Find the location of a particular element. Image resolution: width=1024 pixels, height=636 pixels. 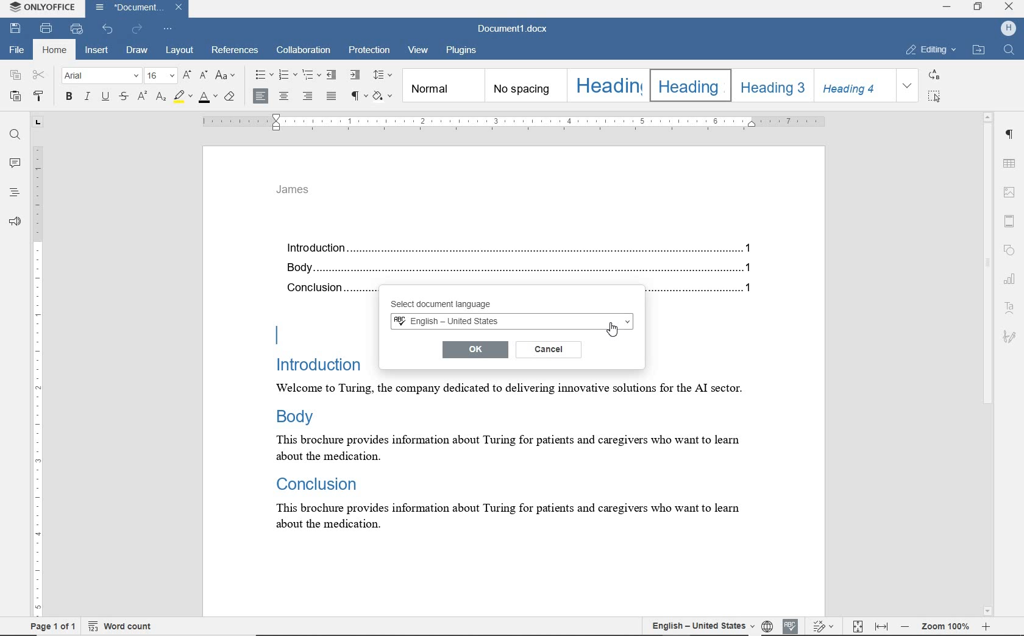

find is located at coordinates (15, 136).